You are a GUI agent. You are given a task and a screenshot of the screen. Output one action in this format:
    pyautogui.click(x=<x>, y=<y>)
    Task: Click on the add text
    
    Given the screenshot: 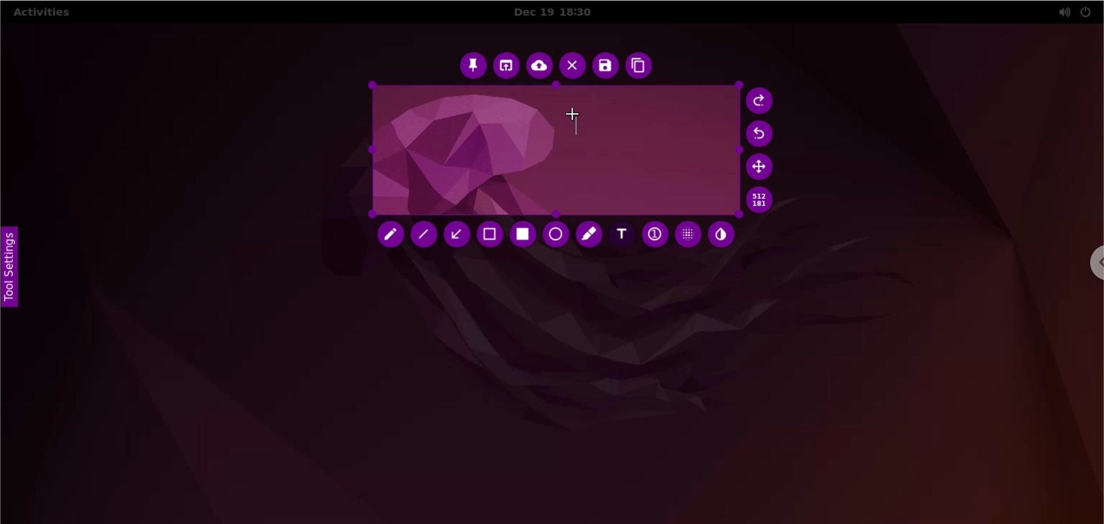 What is the action you would take?
    pyautogui.click(x=624, y=233)
    